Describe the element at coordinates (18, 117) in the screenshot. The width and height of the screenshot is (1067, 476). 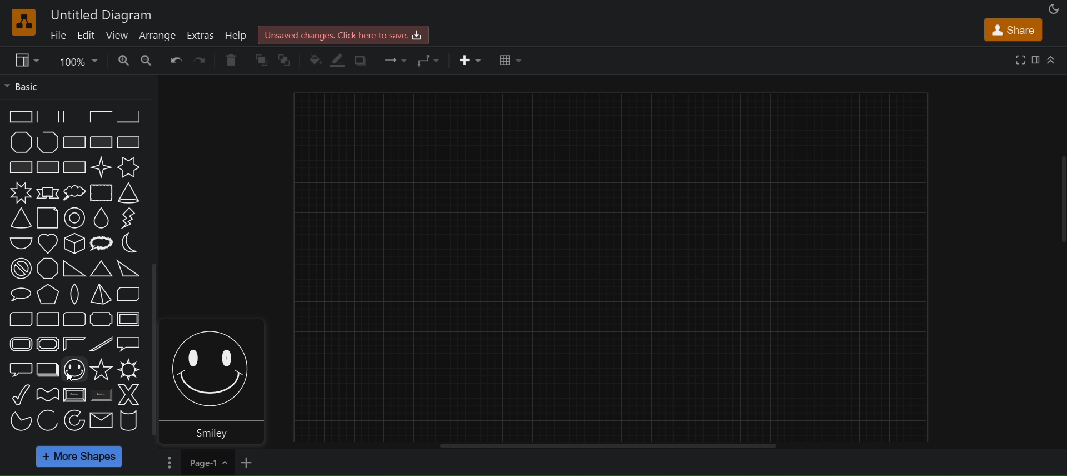
I see `partial rectangle` at that location.